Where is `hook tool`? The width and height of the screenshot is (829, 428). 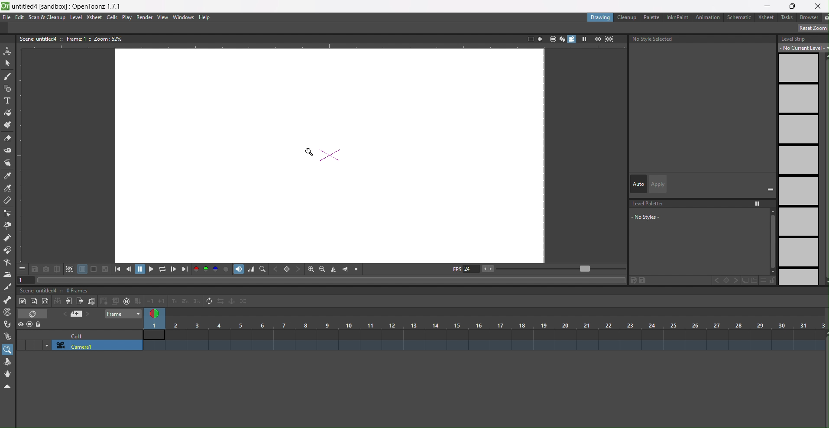
hook tool is located at coordinates (8, 324).